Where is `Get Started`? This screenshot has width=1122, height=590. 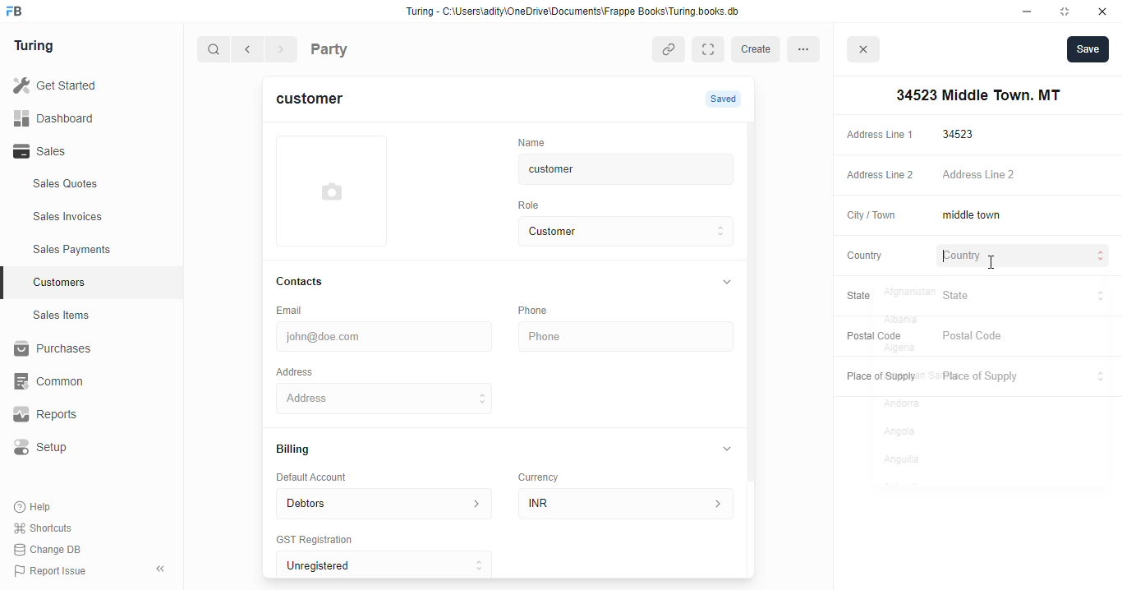
Get Started is located at coordinates (76, 86).